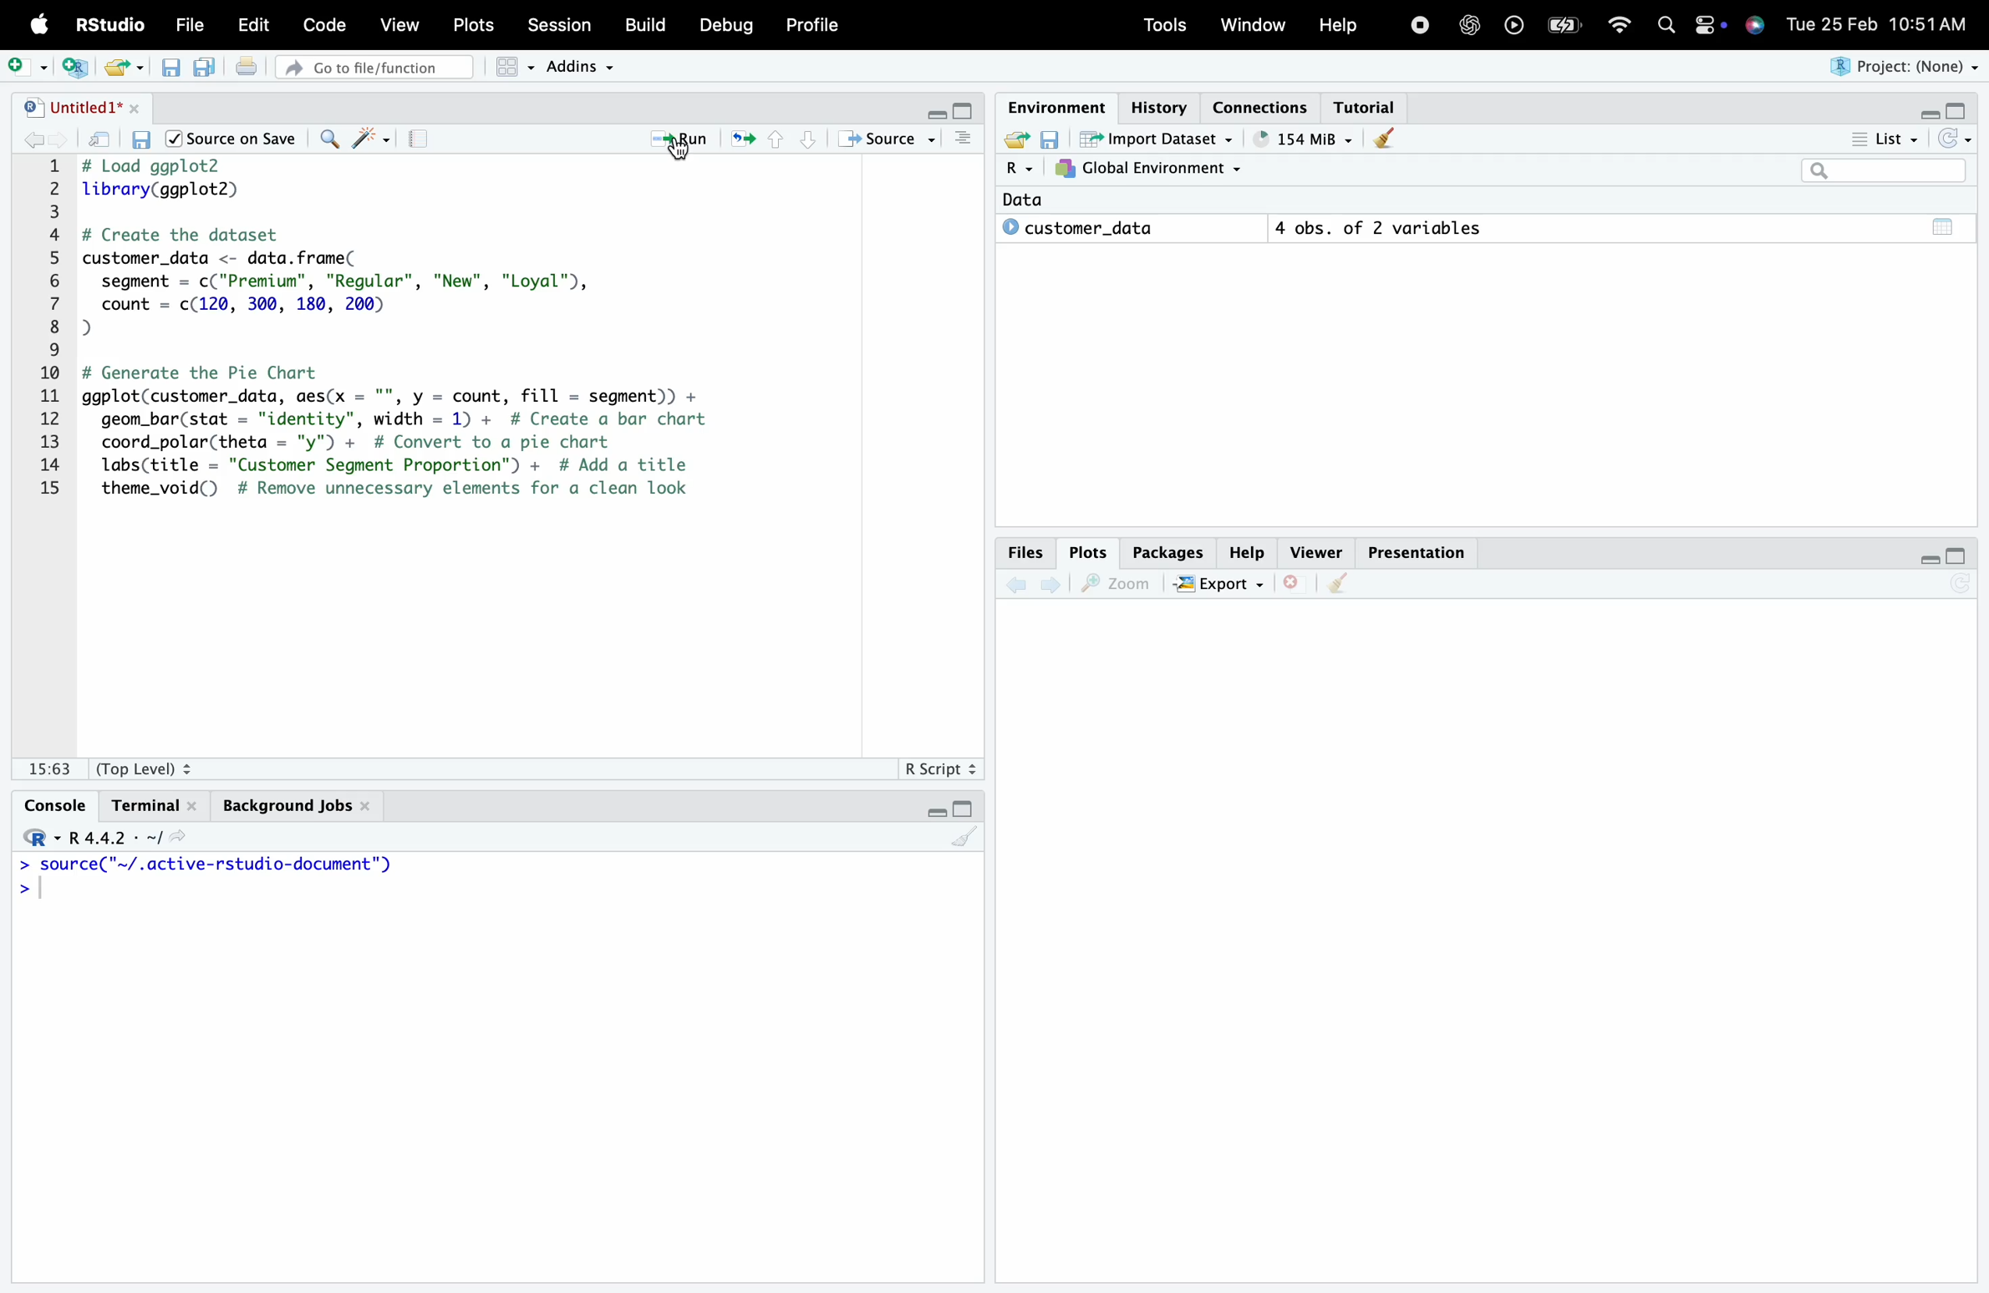 This screenshot has width=1989, height=1293. What do you see at coordinates (650, 23) in the screenshot?
I see `Build` at bounding box center [650, 23].